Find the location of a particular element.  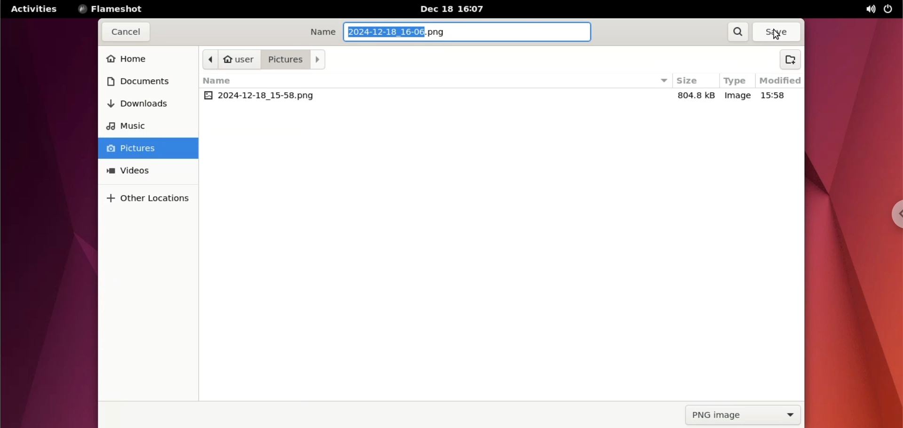

file size is located at coordinates (693, 95).